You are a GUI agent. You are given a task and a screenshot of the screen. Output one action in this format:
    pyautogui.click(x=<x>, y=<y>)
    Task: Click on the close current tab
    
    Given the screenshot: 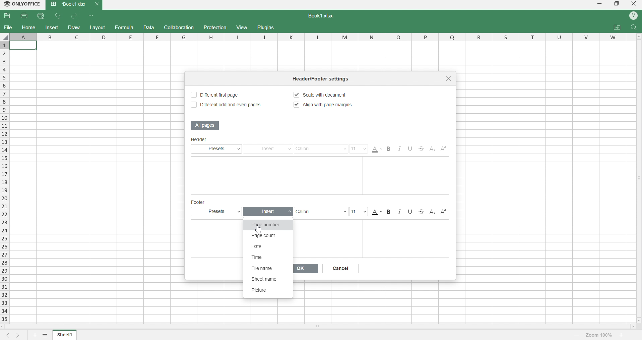 What is the action you would take?
    pyautogui.click(x=96, y=4)
    